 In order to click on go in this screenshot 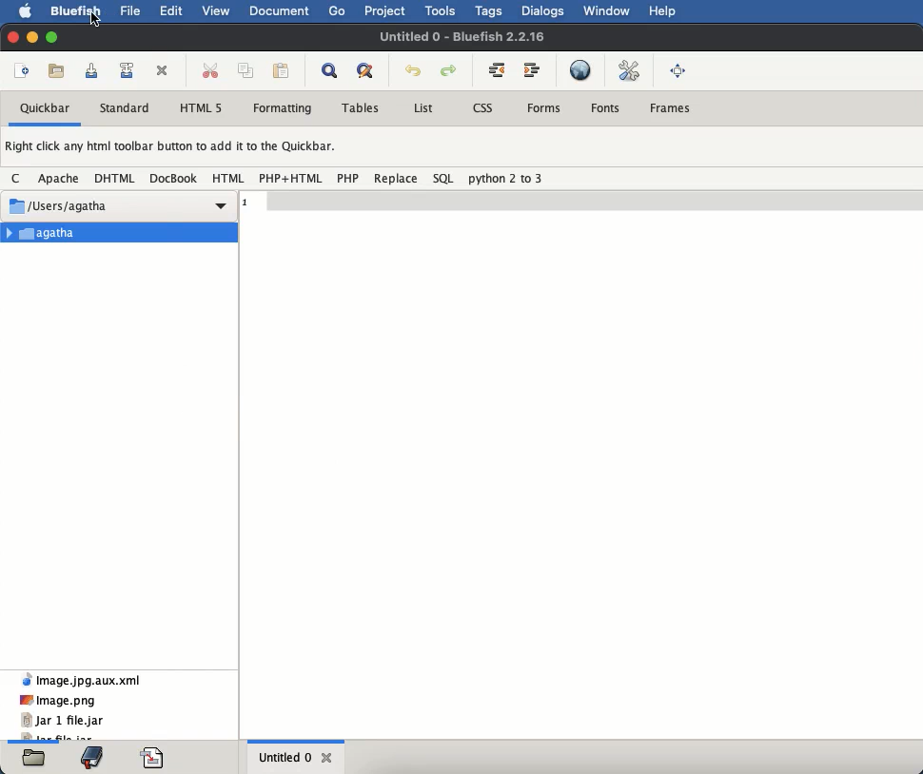, I will do `click(338, 10)`.